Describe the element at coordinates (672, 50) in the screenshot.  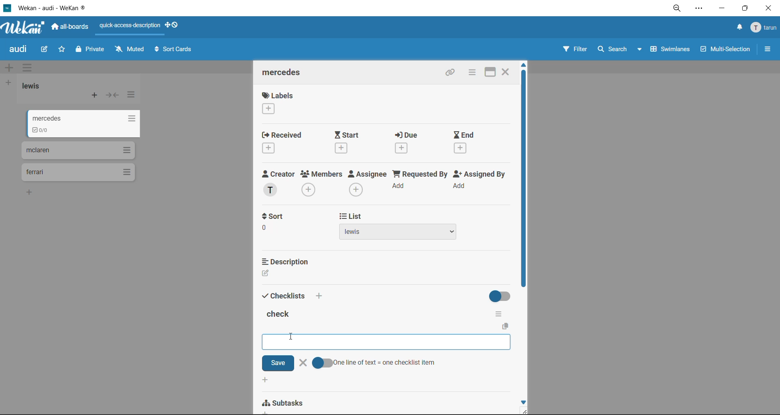
I see `swimlanes` at that location.